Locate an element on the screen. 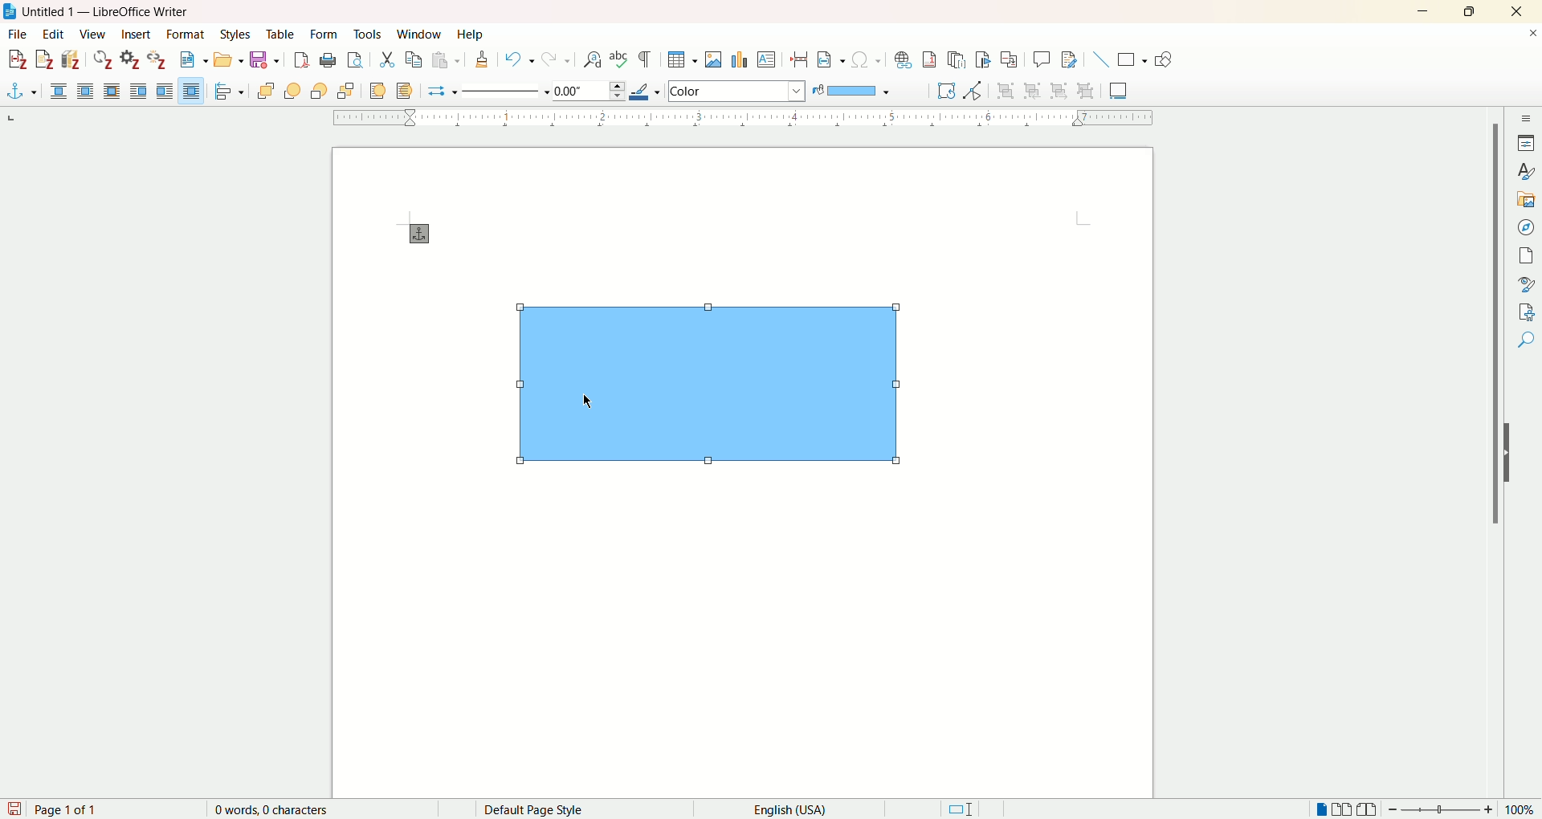 The width and height of the screenshot is (1542, 819). insert text box is located at coordinates (767, 59).